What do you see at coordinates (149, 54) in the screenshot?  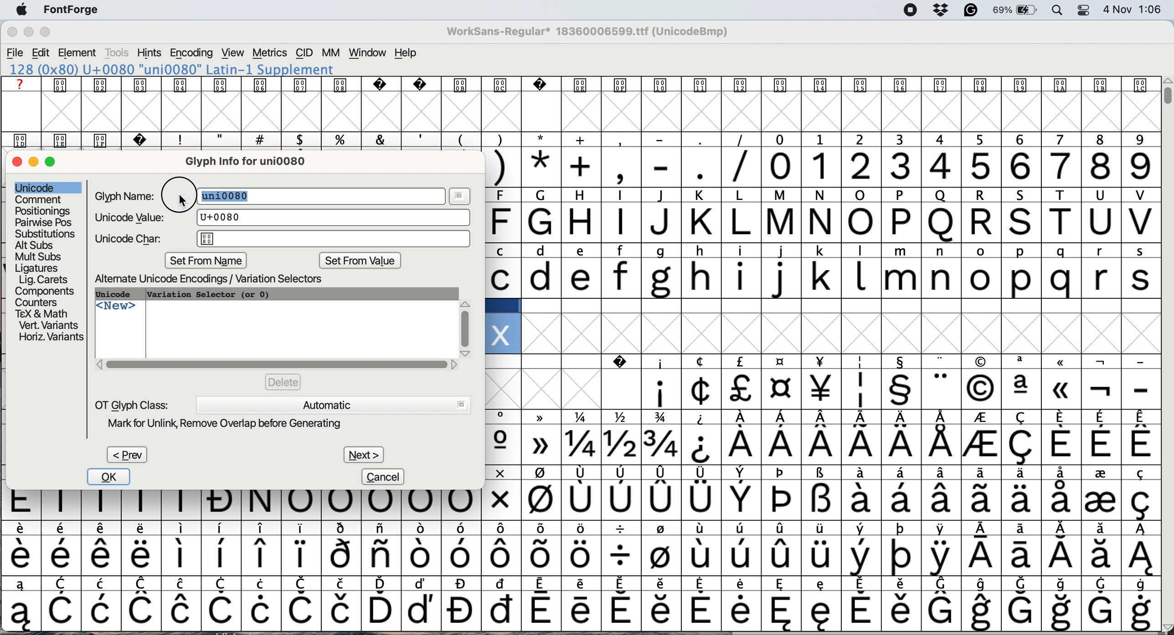 I see `hints` at bounding box center [149, 54].